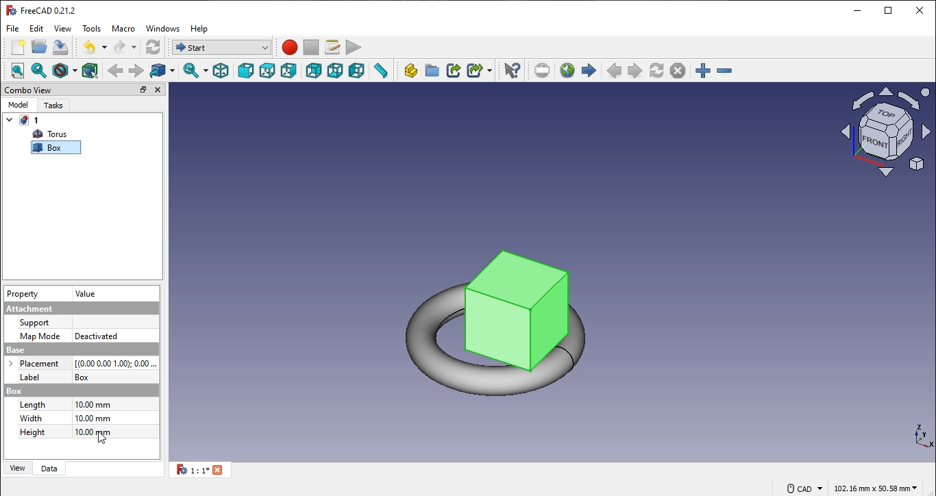  What do you see at coordinates (158, 90) in the screenshot?
I see `close` at bounding box center [158, 90].